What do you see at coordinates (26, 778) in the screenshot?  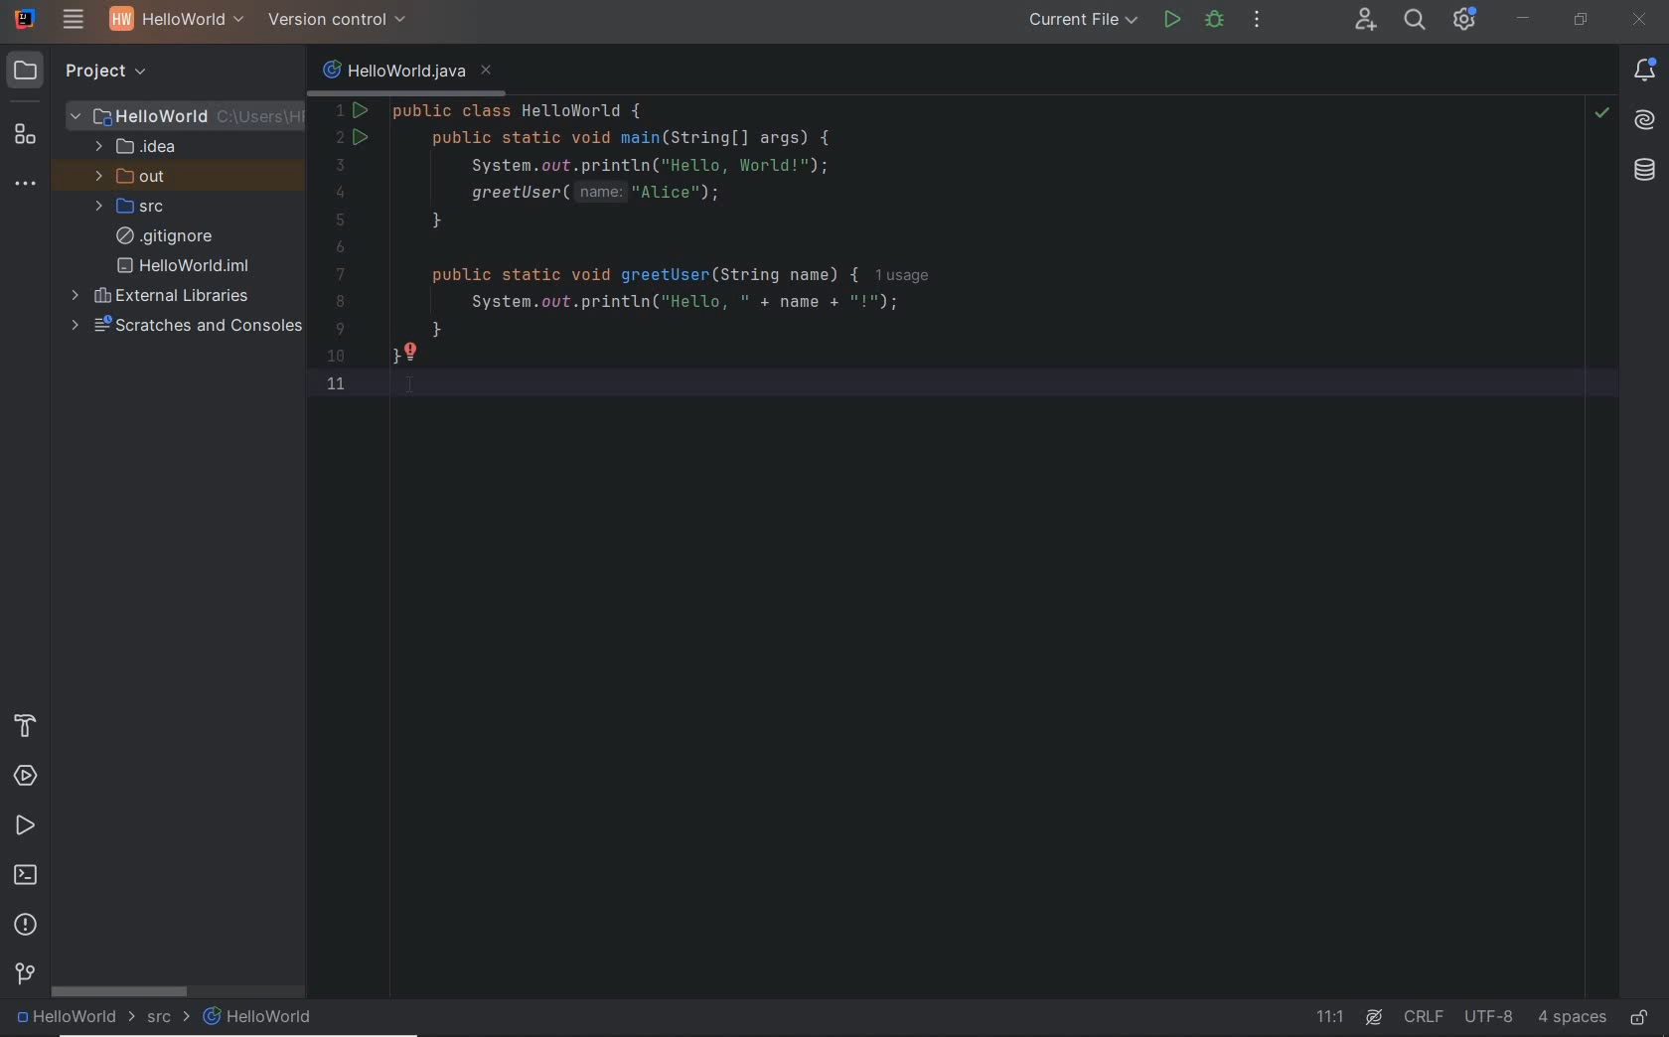 I see `services` at bounding box center [26, 778].